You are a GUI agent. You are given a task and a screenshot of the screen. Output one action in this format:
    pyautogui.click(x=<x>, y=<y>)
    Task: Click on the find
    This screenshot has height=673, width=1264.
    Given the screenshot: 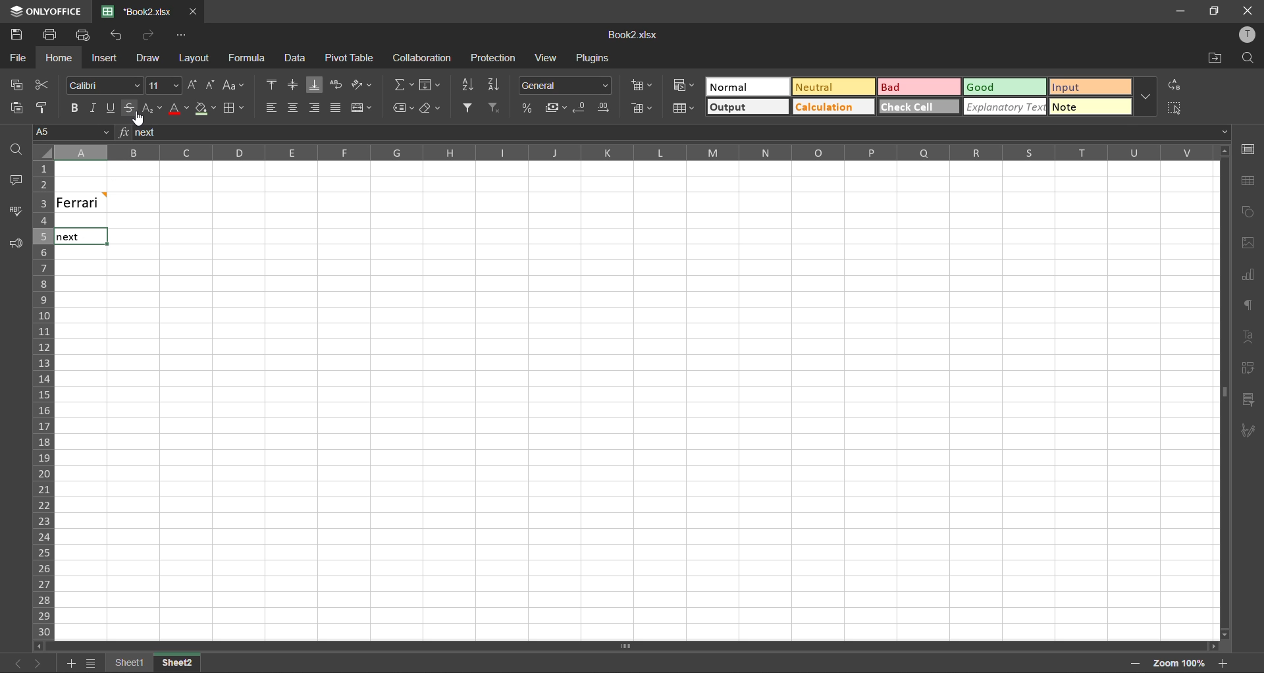 What is the action you would take?
    pyautogui.click(x=1248, y=59)
    